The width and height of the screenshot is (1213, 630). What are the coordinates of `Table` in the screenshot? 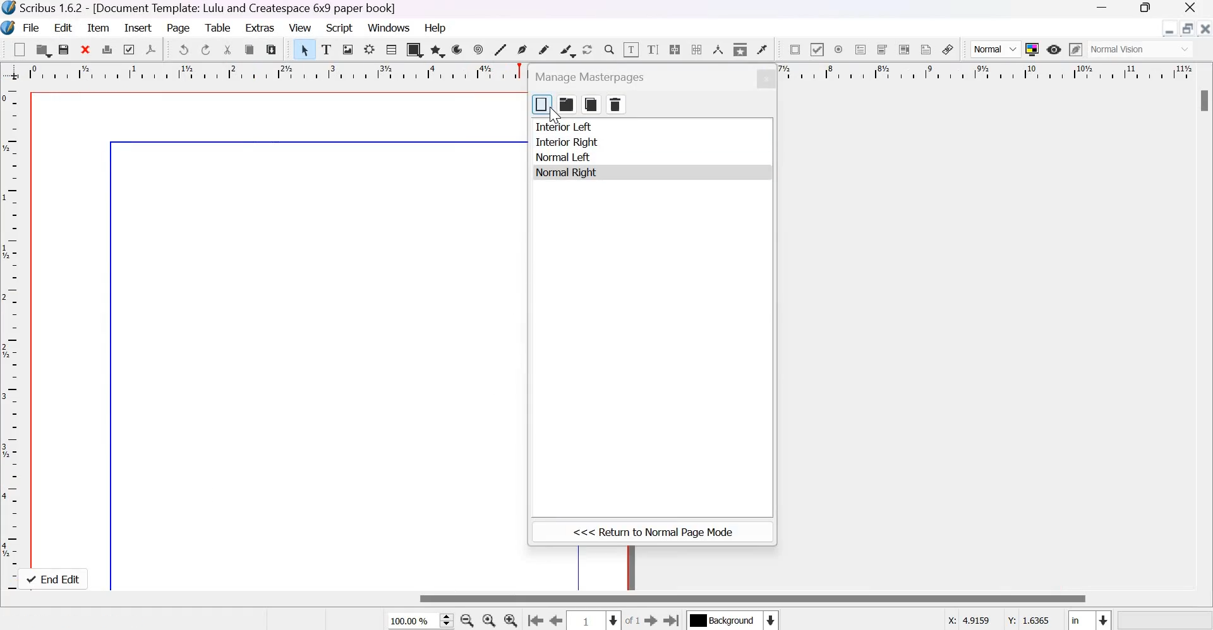 It's located at (217, 28).